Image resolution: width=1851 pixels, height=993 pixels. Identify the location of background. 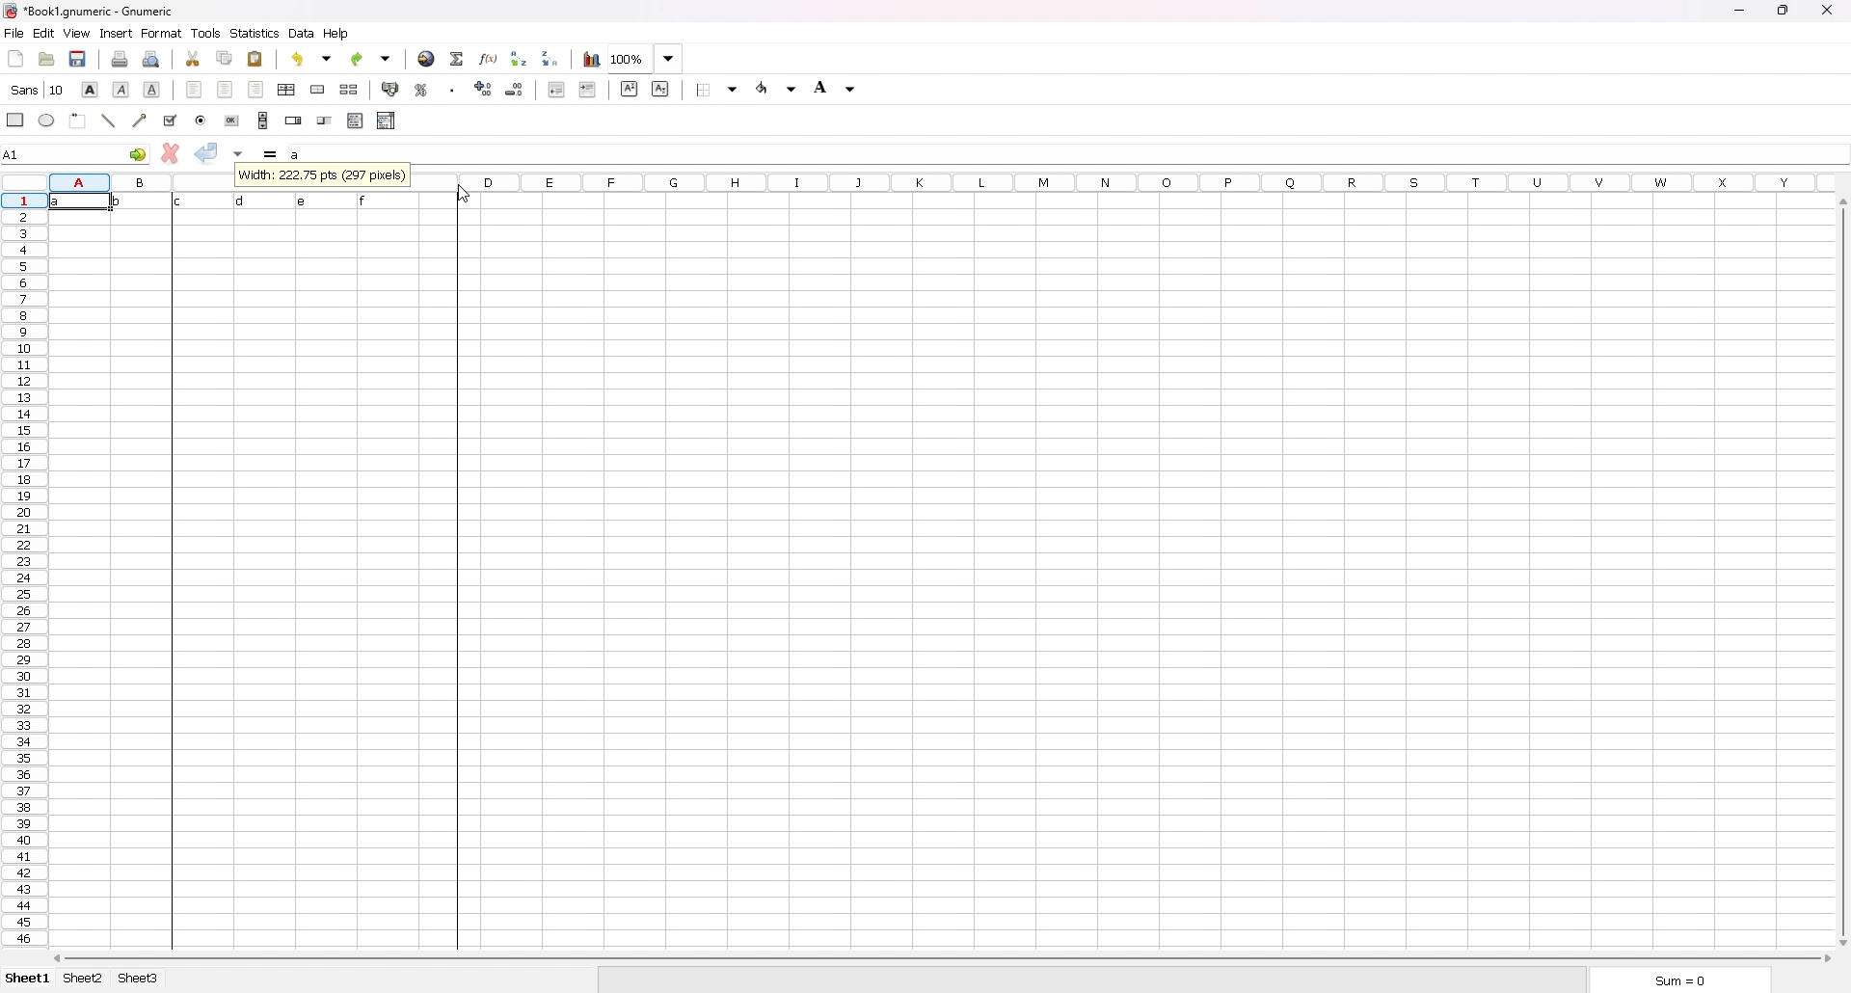
(837, 87).